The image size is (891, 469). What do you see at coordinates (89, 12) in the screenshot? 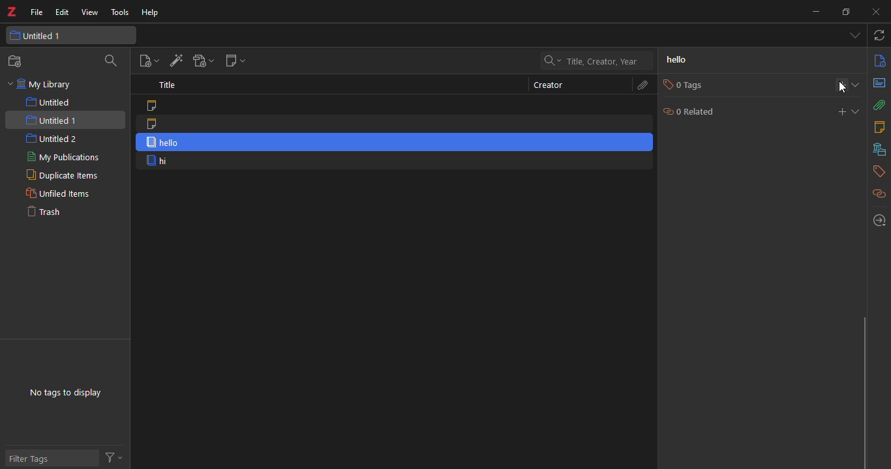
I see `view` at bounding box center [89, 12].